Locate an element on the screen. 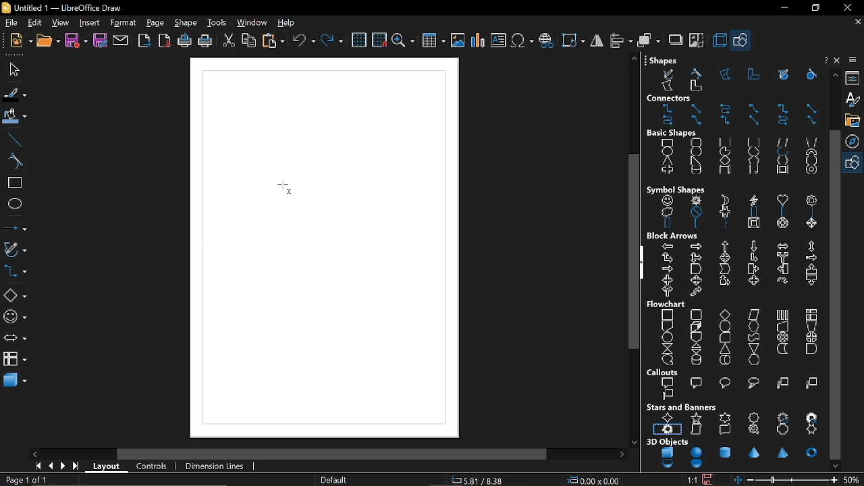 The height and width of the screenshot is (486, 864). block arrows is located at coordinates (736, 265).